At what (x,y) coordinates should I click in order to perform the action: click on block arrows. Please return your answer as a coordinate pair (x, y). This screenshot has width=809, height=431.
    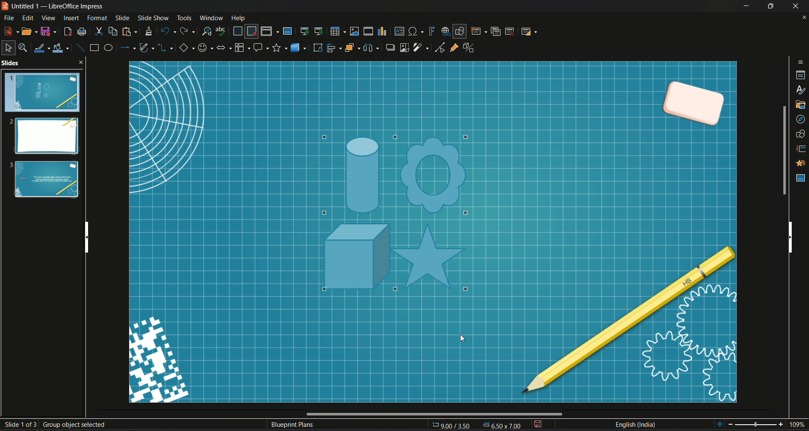
    Looking at the image, I should click on (223, 49).